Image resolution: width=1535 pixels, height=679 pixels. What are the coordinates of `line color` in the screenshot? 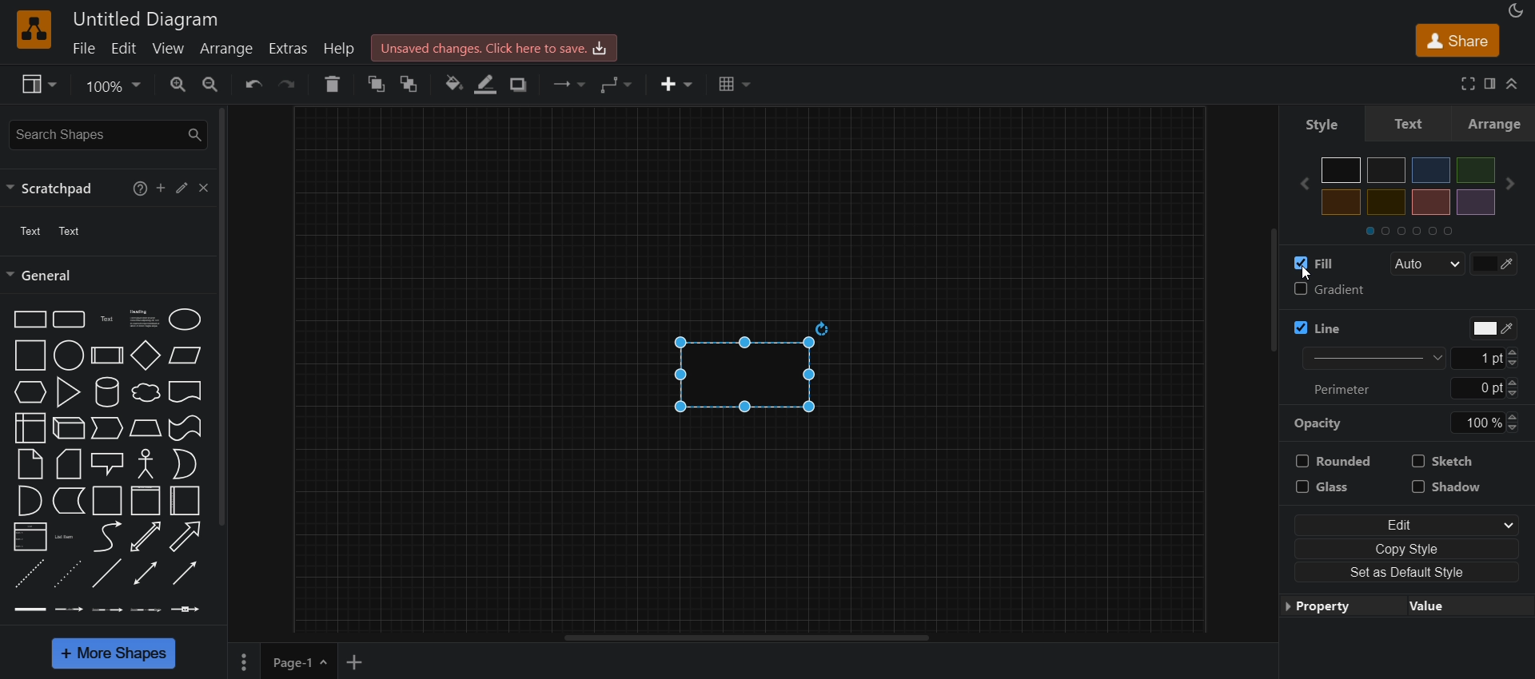 It's located at (485, 85).